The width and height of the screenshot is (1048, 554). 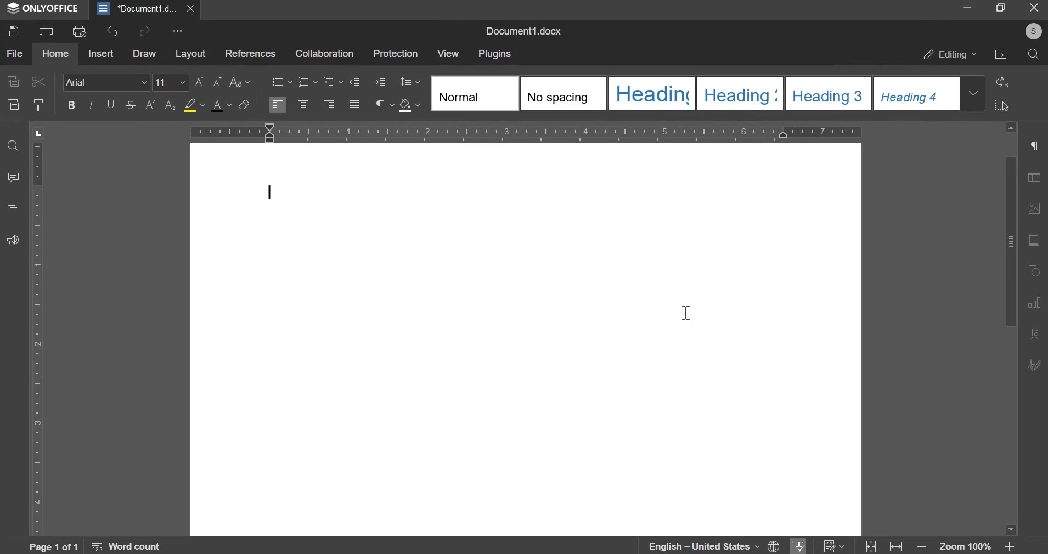 I want to click on file location, so click(x=1001, y=56).